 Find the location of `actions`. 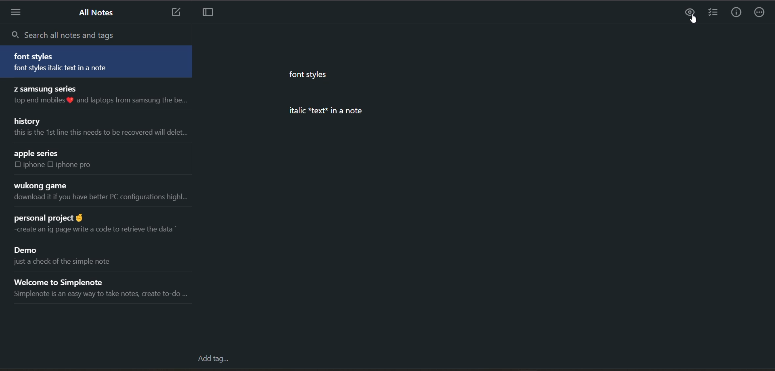

actions is located at coordinates (762, 11).